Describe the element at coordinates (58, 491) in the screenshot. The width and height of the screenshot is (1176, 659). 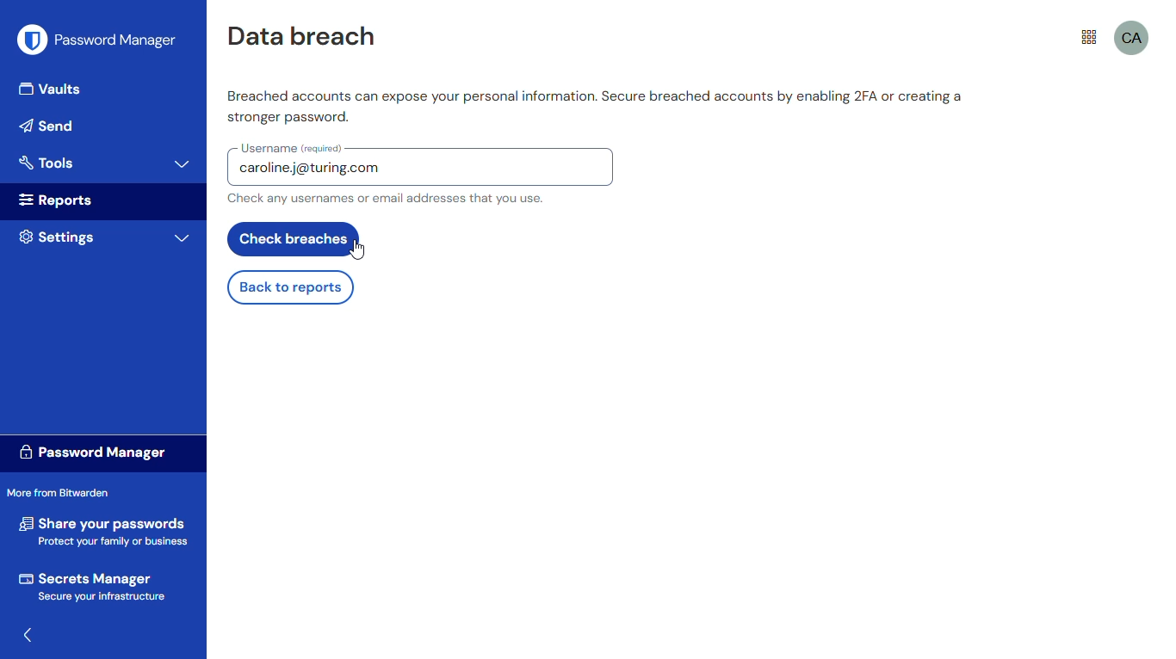
I see `more from bitwarden` at that location.